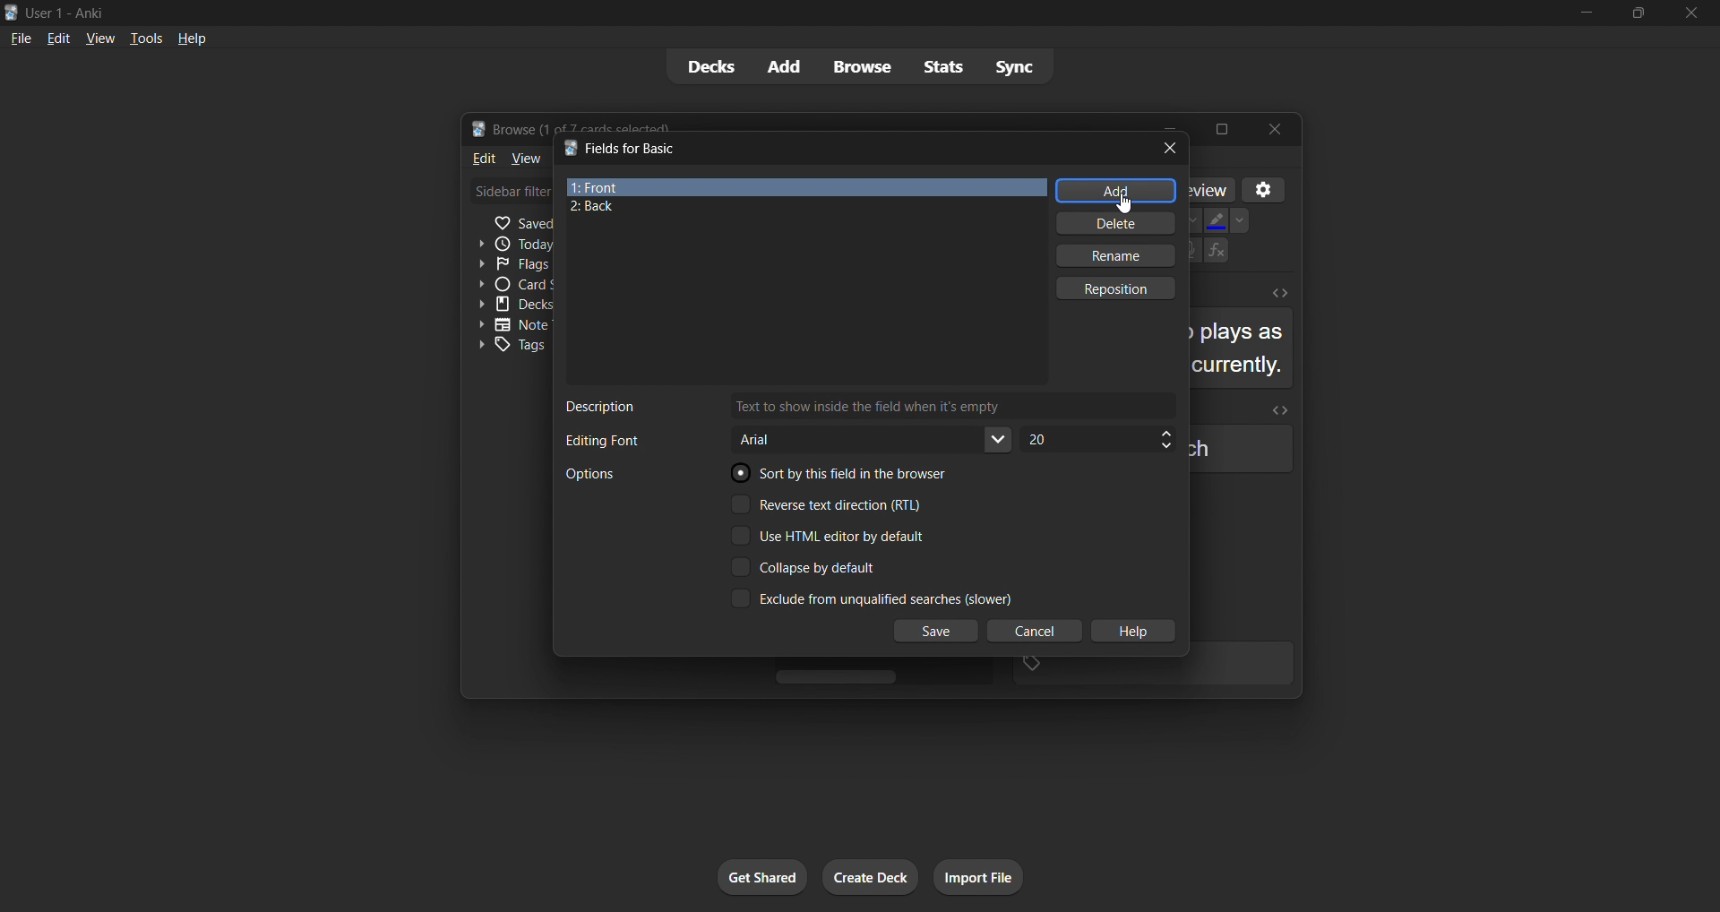 The height and width of the screenshot is (912, 1720). Describe the element at coordinates (936, 632) in the screenshot. I see `save` at that location.